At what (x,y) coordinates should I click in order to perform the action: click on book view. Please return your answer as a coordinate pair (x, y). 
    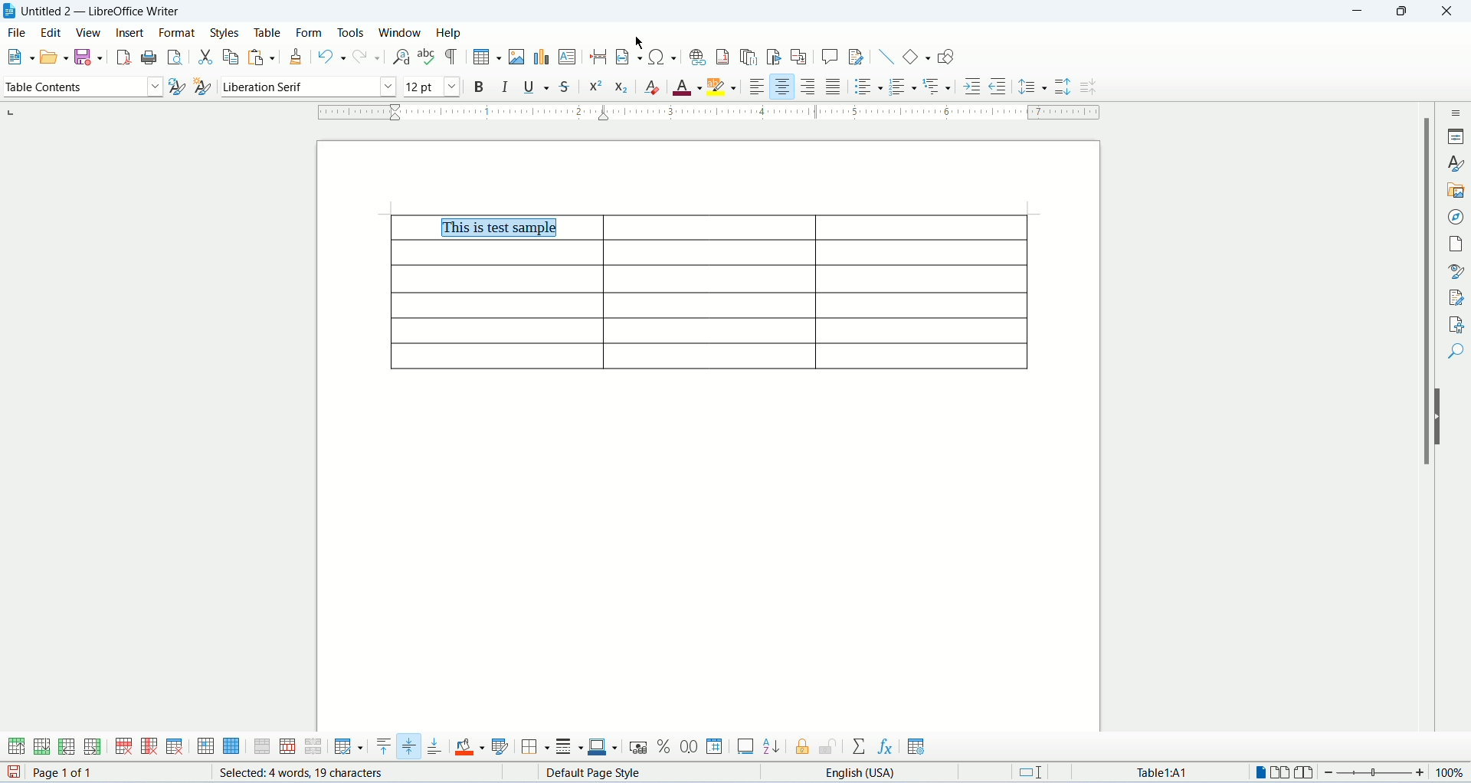
    Looking at the image, I should click on (1306, 773).